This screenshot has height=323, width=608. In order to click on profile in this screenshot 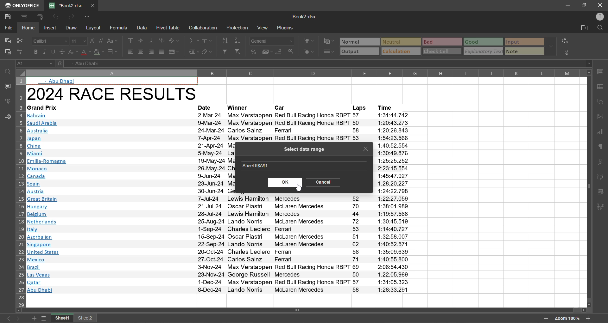, I will do `click(599, 16)`.